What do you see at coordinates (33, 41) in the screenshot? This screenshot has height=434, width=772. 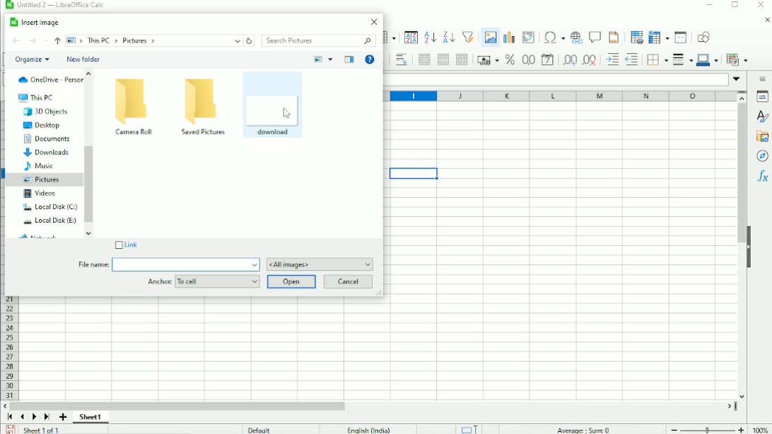 I see `Forward` at bounding box center [33, 41].